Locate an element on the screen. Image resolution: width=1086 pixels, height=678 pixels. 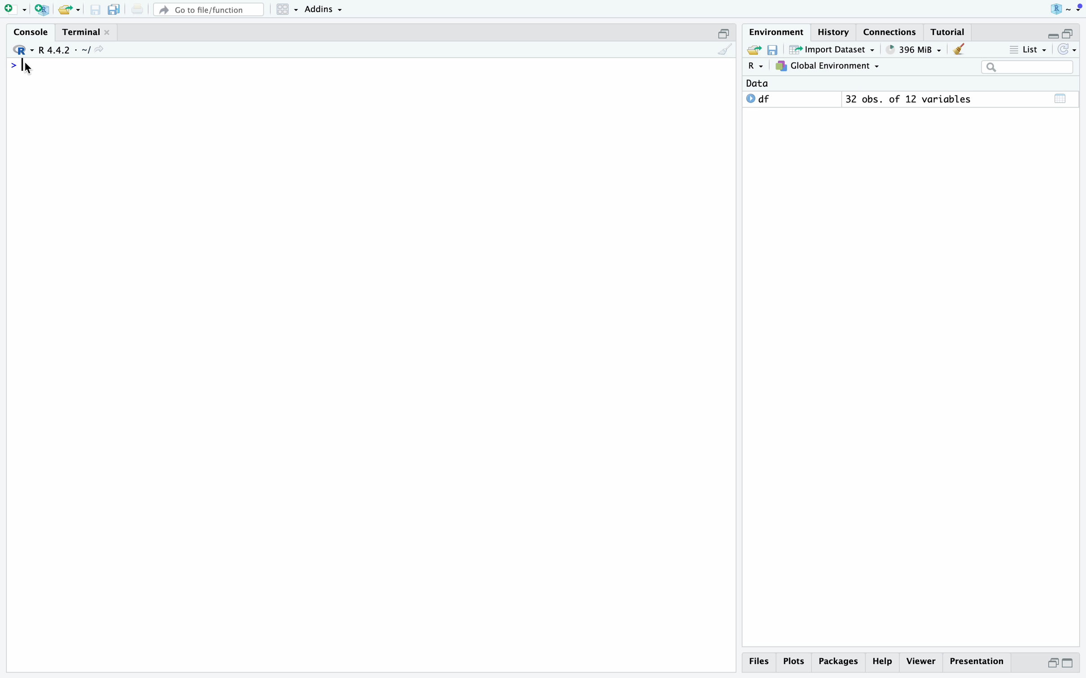
files is located at coordinates (760, 662).